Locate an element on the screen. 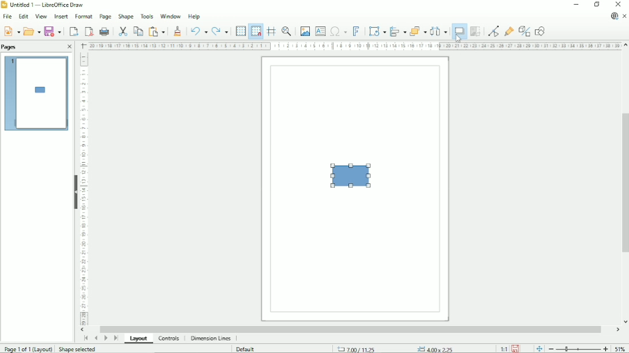 The height and width of the screenshot is (353, 629). Tools is located at coordinates (147, 16).